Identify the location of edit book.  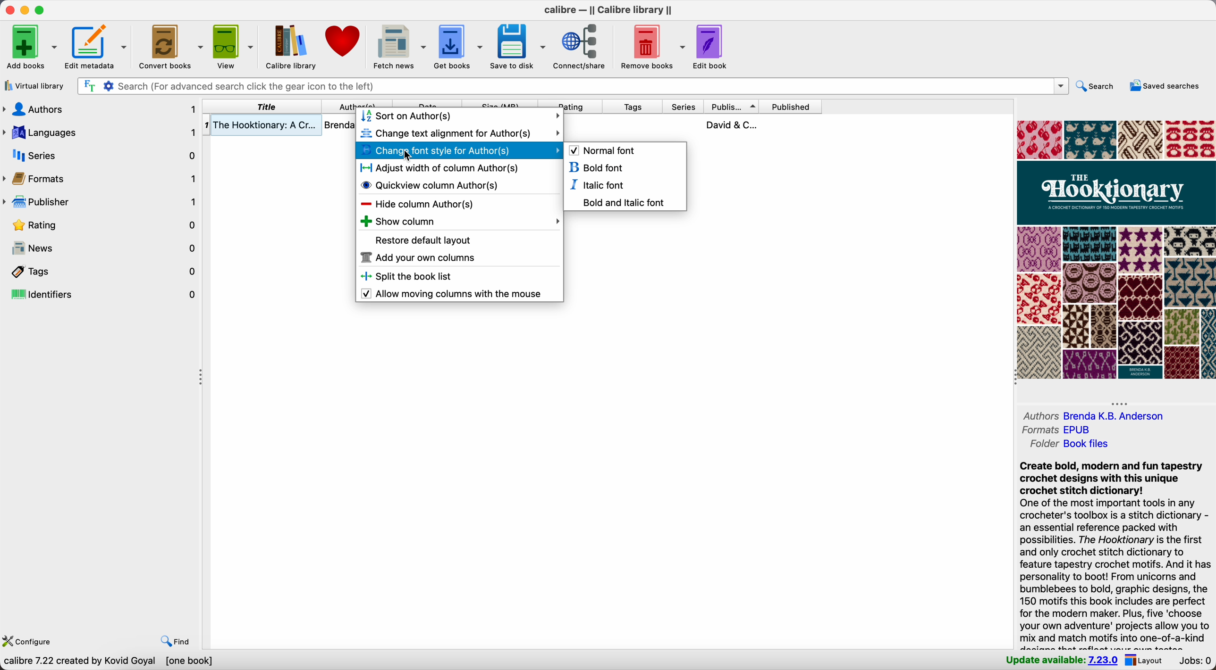
(709, 48).